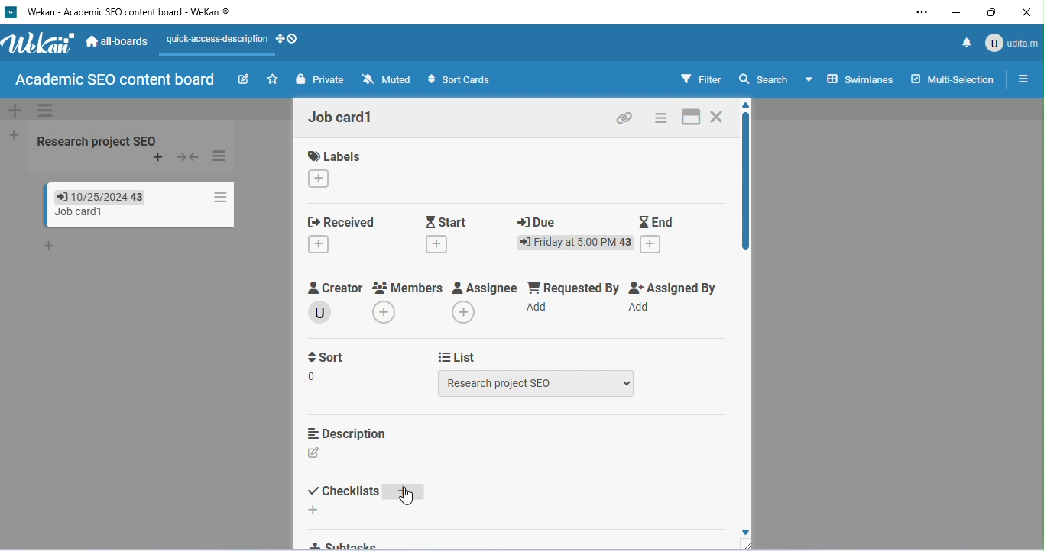 The image size is (1044, 551). Describe the element at coordinates (408, 288) in the screenshot. I see `members` at that location.